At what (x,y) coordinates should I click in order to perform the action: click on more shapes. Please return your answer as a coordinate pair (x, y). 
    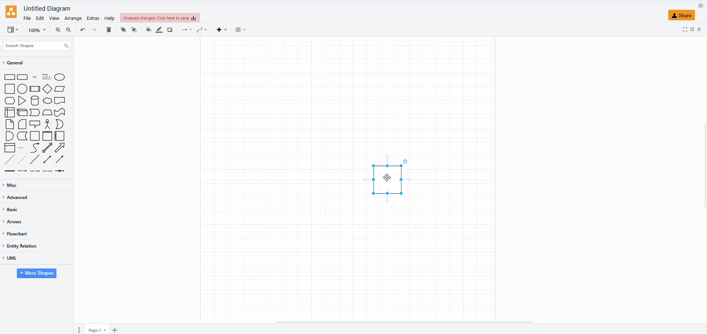
    Looking at the image, I should click on (35, 274).